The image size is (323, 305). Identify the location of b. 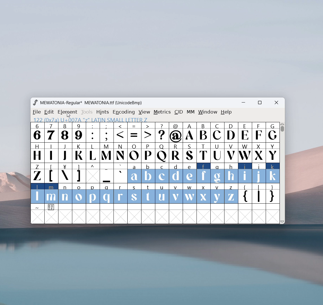
(148, 173).